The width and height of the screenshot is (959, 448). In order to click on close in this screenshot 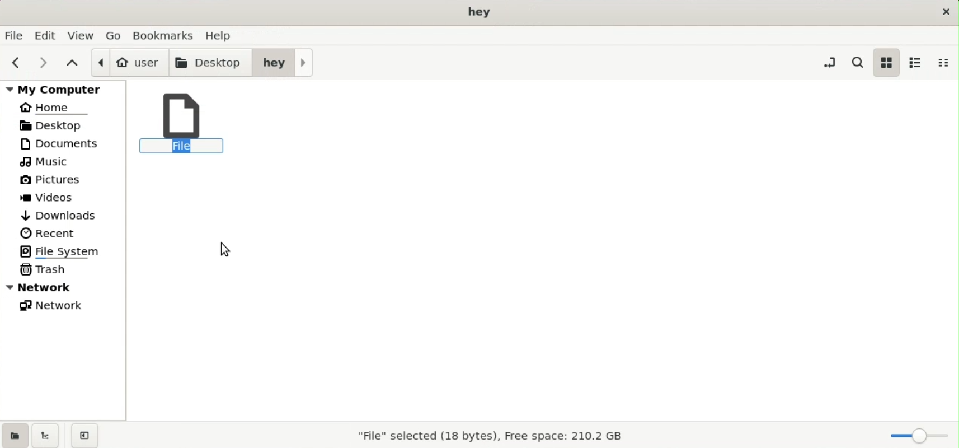, I will do `click(944, 11)`.